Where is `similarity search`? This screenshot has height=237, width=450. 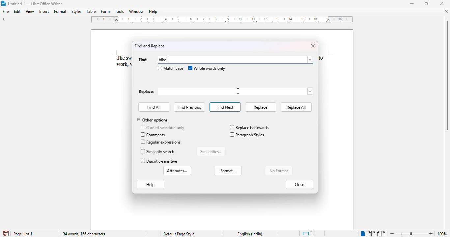 similarity search is located at coordinates (158, 151).